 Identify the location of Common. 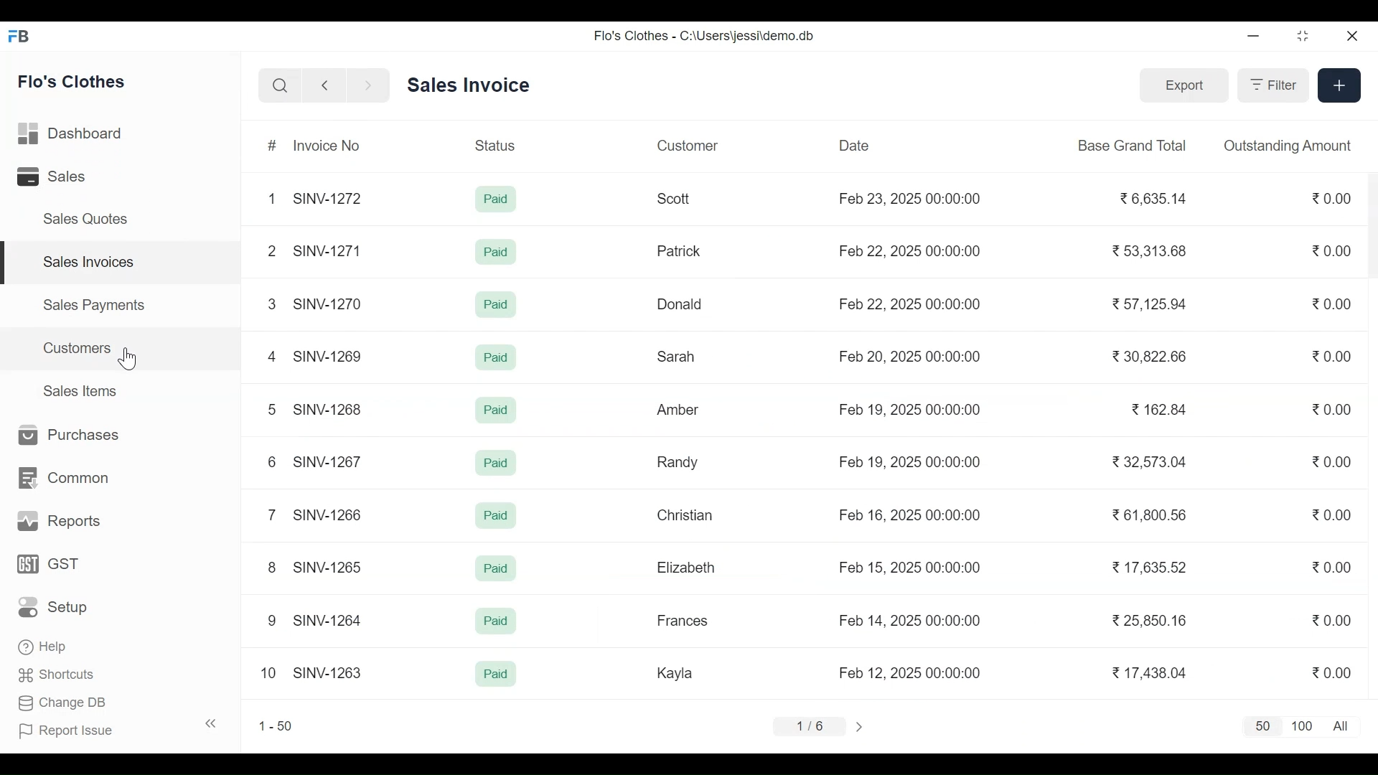
(62, 478).